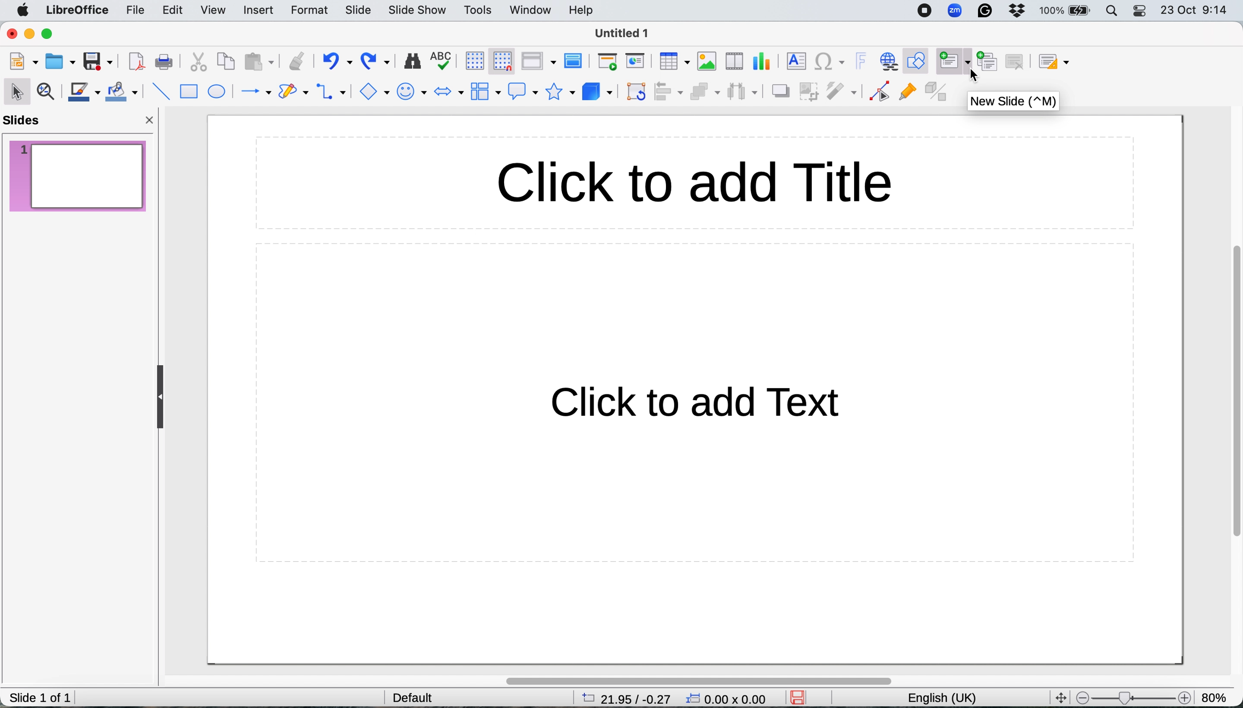 This screenshot has height=708, width=1243. What do you see at coordinates (198, 63) in the screenshot?
I see `cut` at bounding box center [198, 63].